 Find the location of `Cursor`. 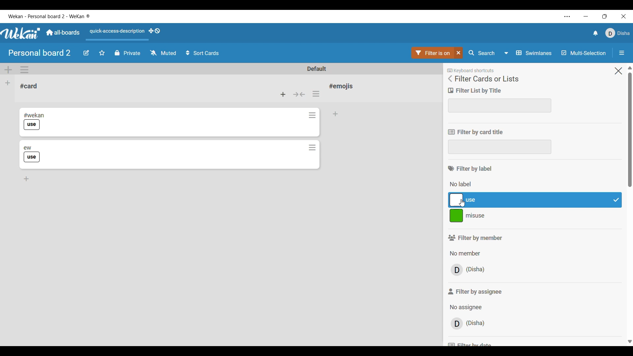

Cursor is located at coordinates (464, 204).